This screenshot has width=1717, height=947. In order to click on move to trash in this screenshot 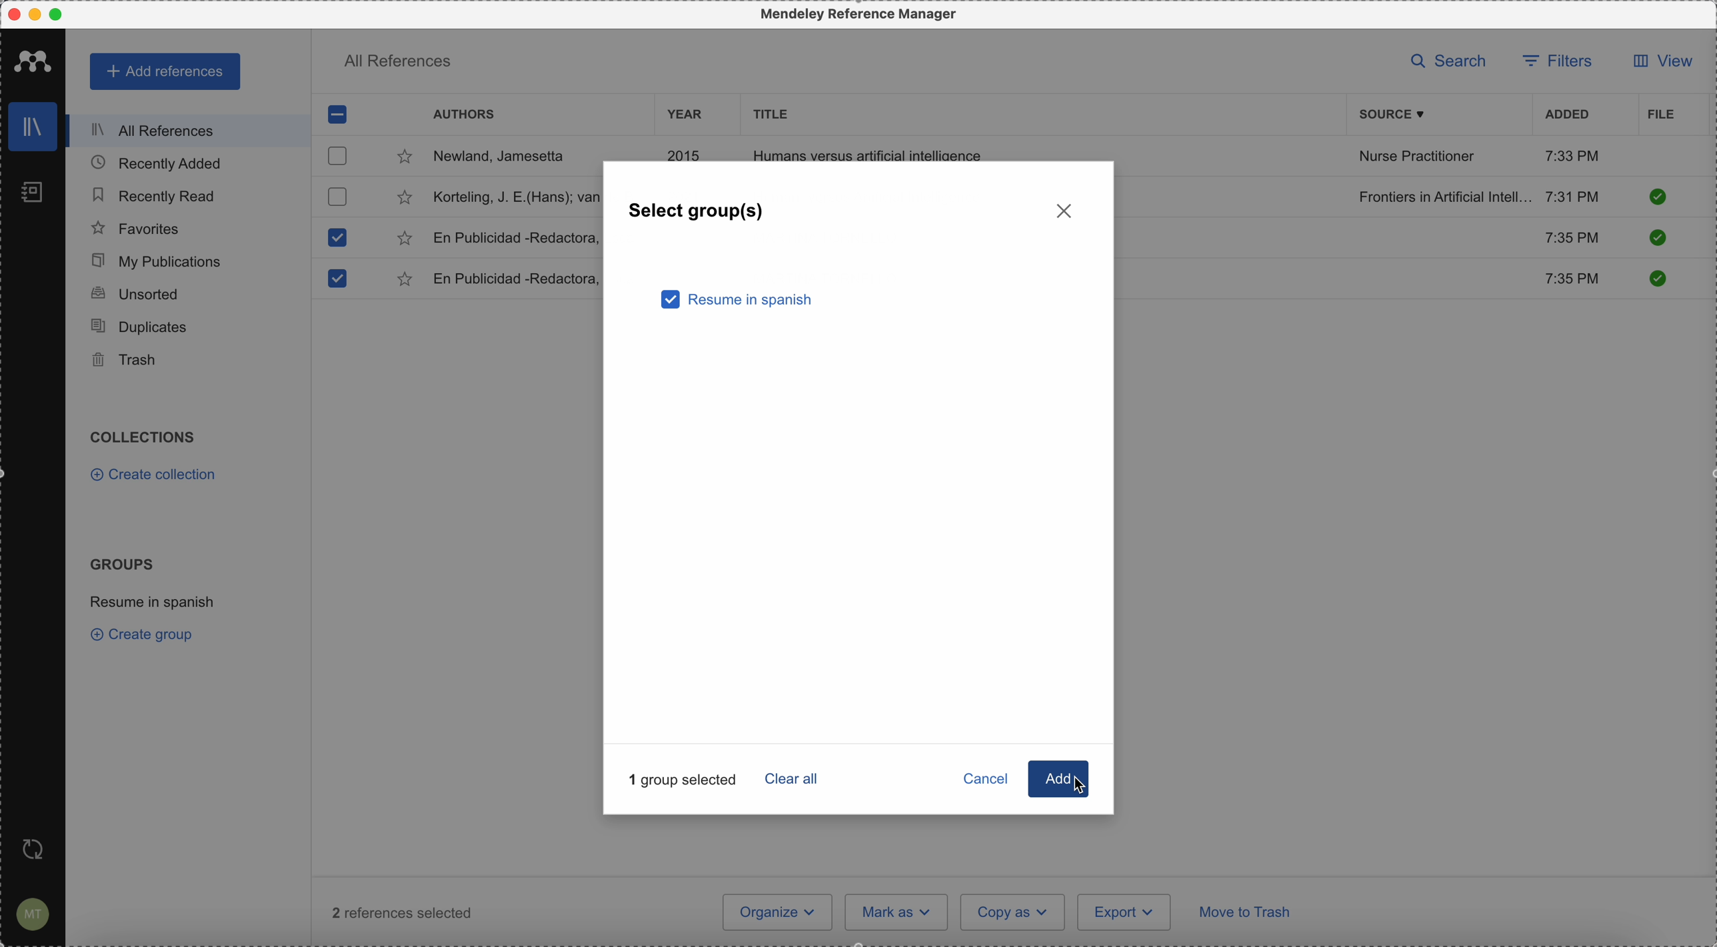, I will do `click(1247, 914)`.